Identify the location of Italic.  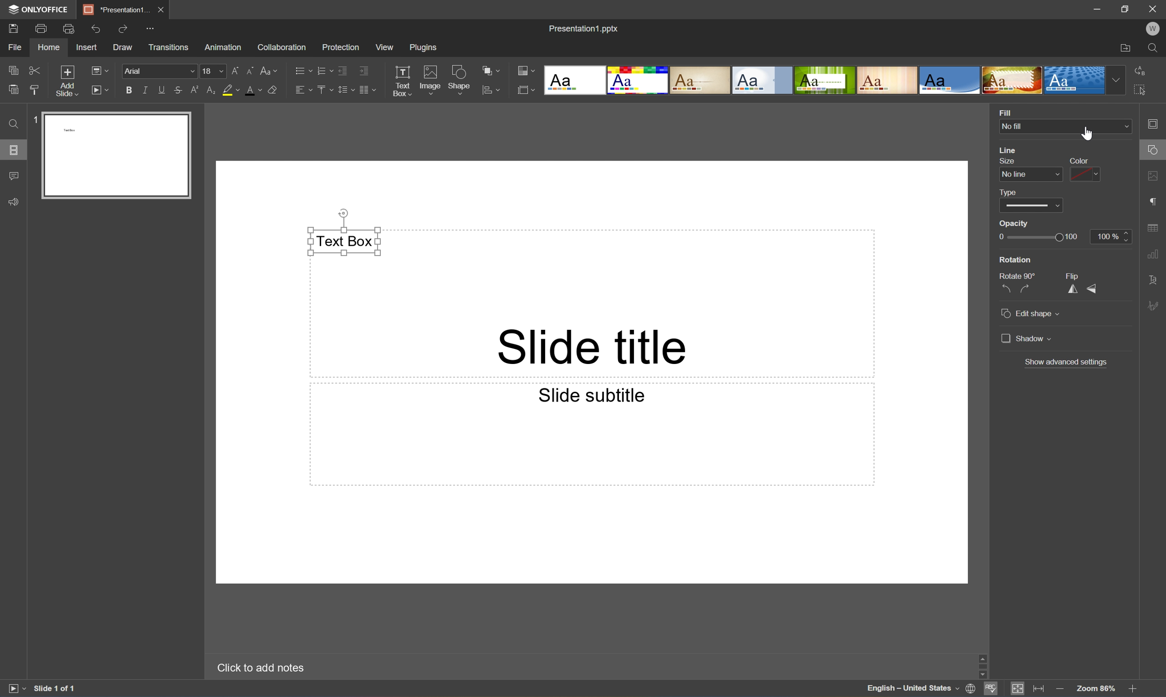
(144, 91).